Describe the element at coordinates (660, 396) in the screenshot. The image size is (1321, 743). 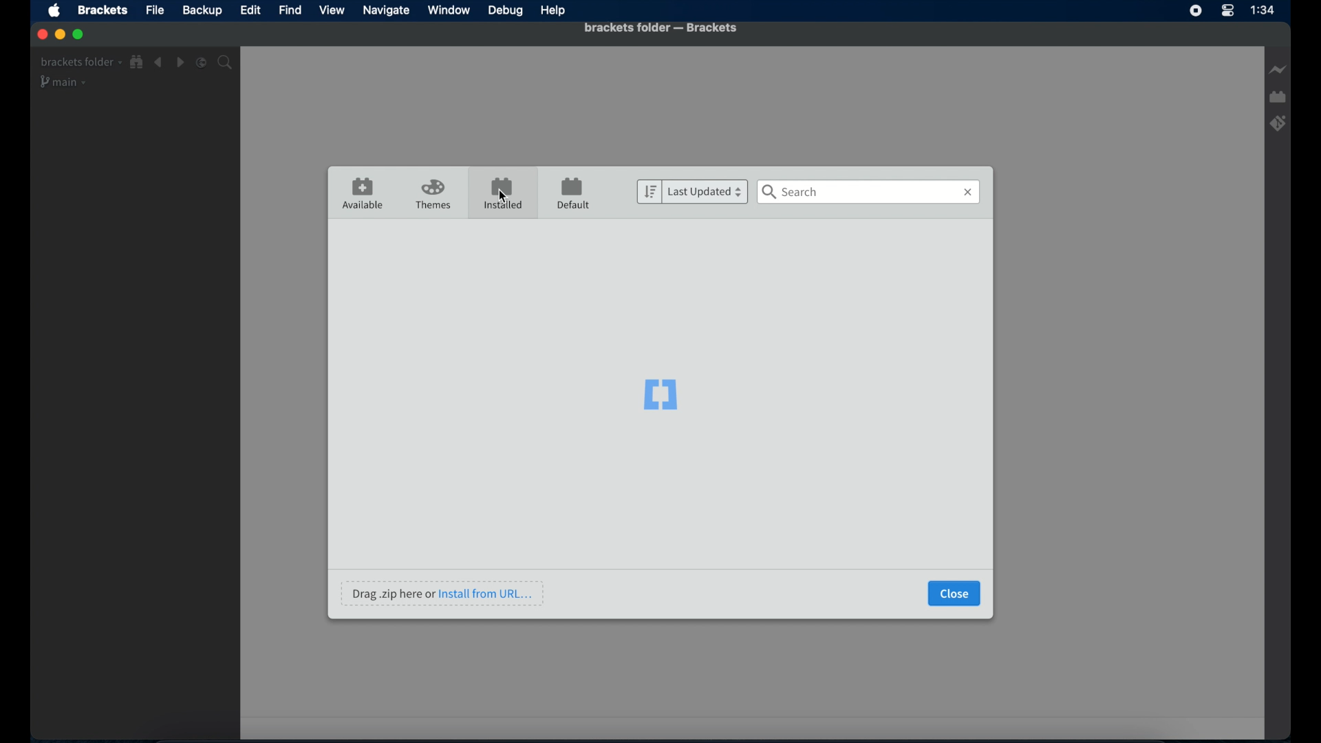
I see `brackets logo` at that location.